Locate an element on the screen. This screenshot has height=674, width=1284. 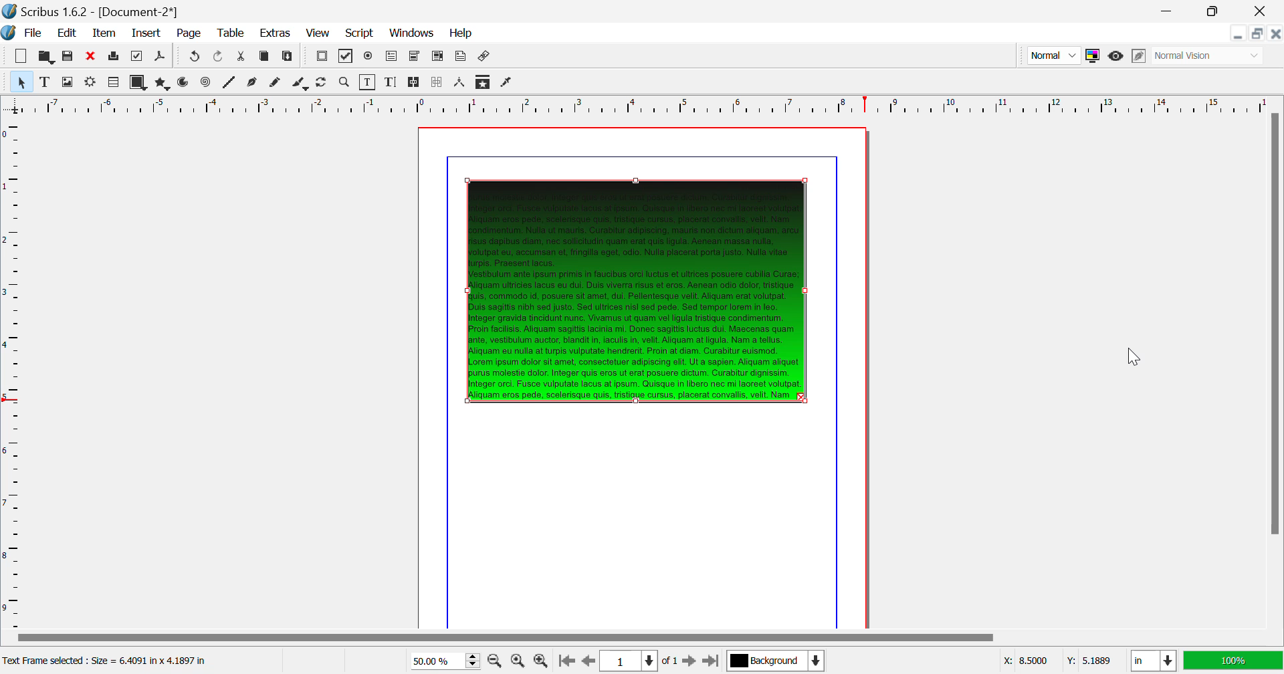
Paste is located at coordinates (289, 58).